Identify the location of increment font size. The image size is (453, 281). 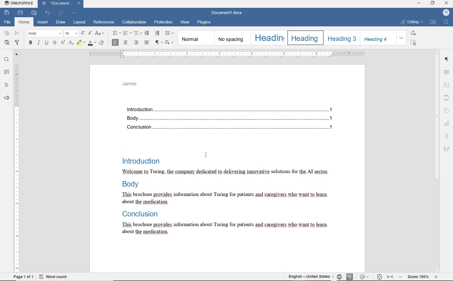
(82, 33).